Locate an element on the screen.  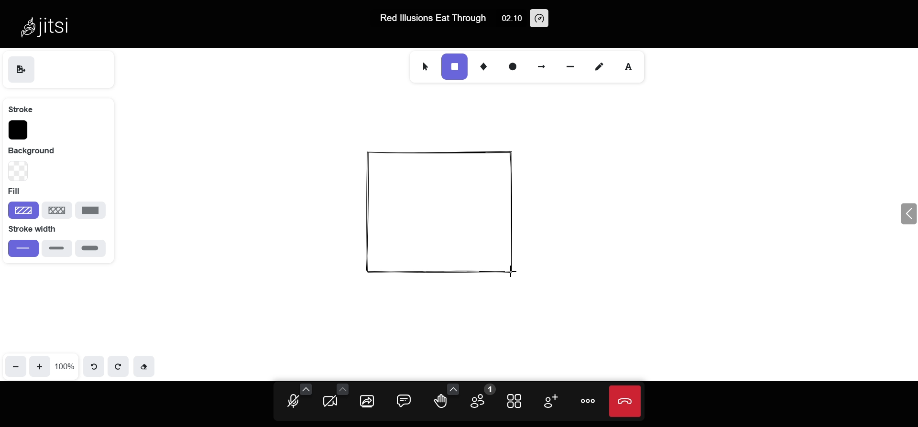
stroke is located at coordinates (21, 108).